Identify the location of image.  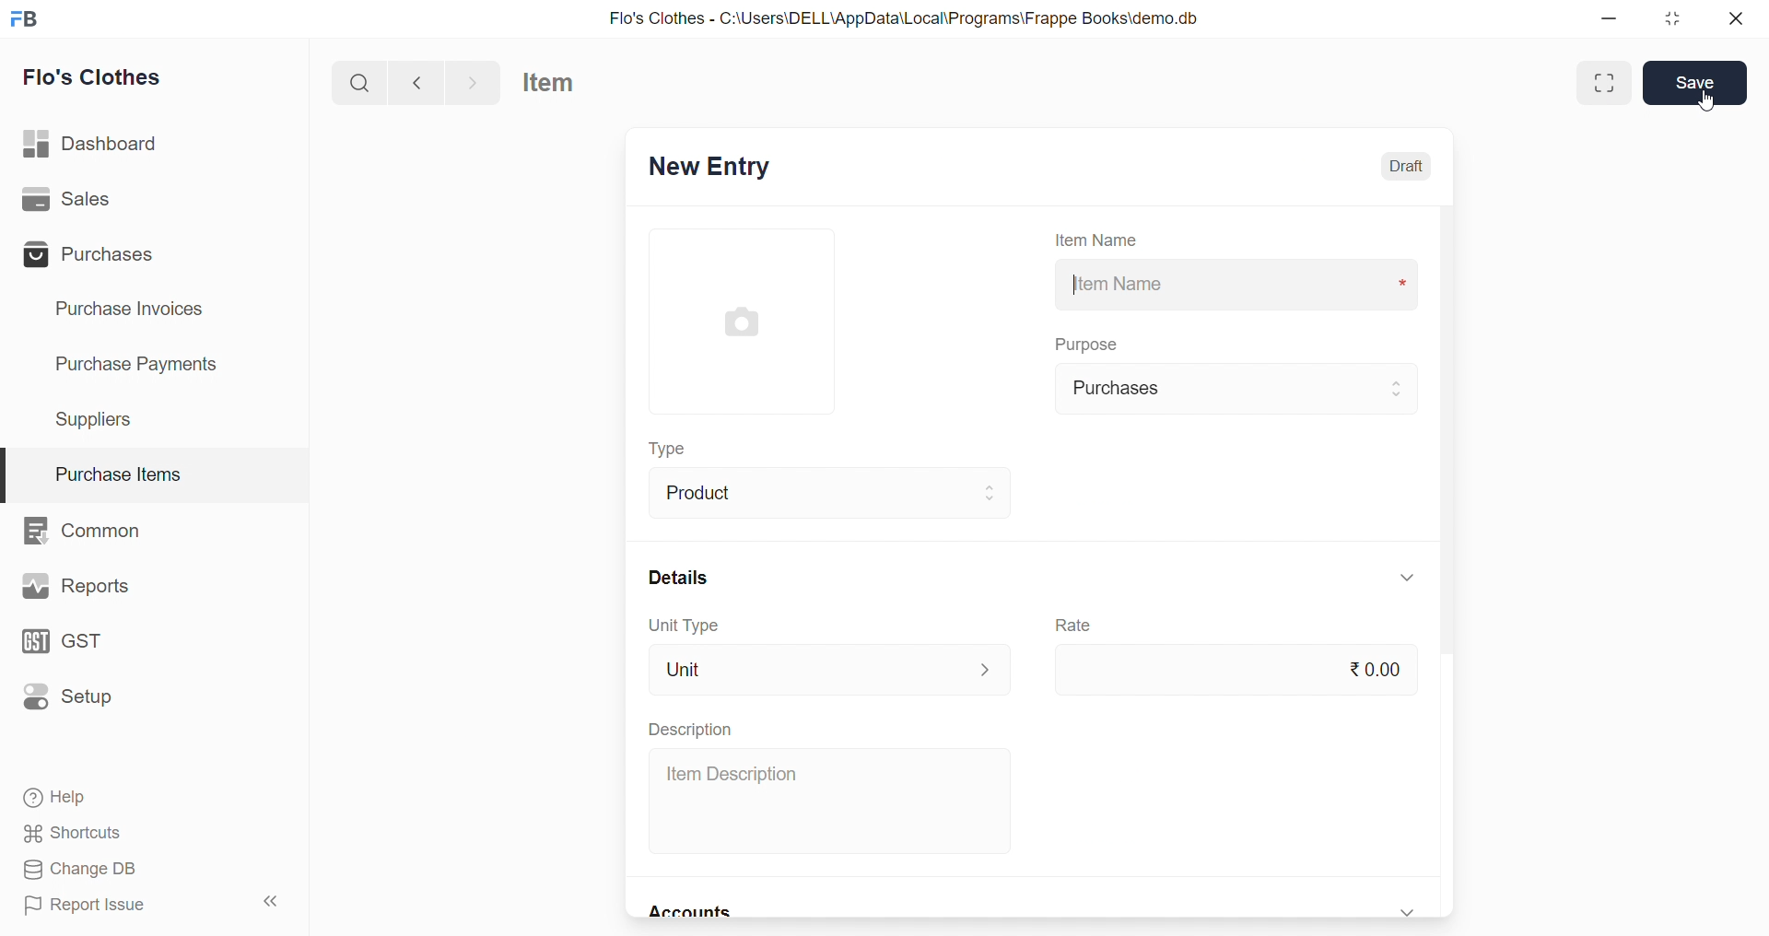
(745, 322).